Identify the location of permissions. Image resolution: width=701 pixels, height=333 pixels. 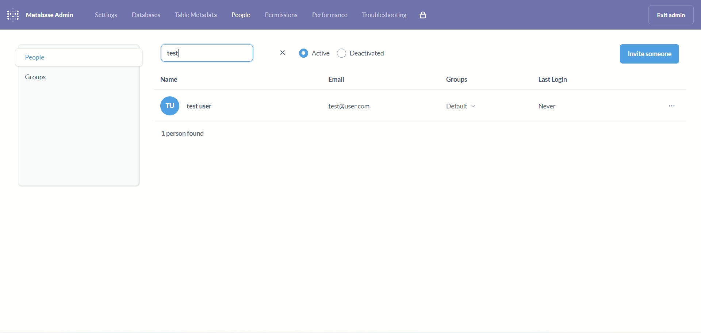
(282, 15).